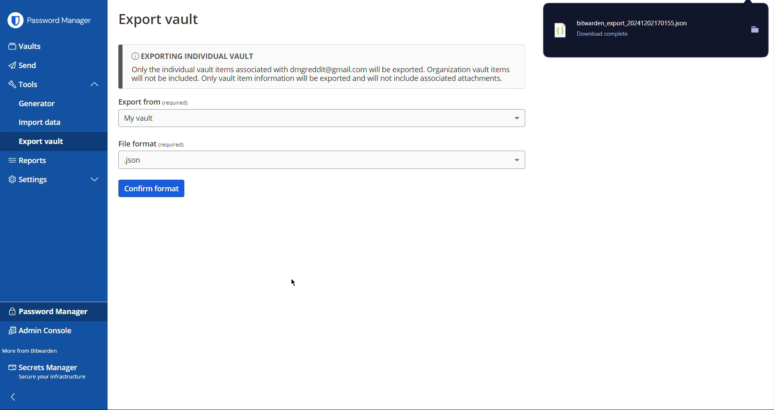 The image size is (774, 410). What do you see at coordinates (54, 163) in the screenshot?
I see `Reports` at bounding box center [54, 163].